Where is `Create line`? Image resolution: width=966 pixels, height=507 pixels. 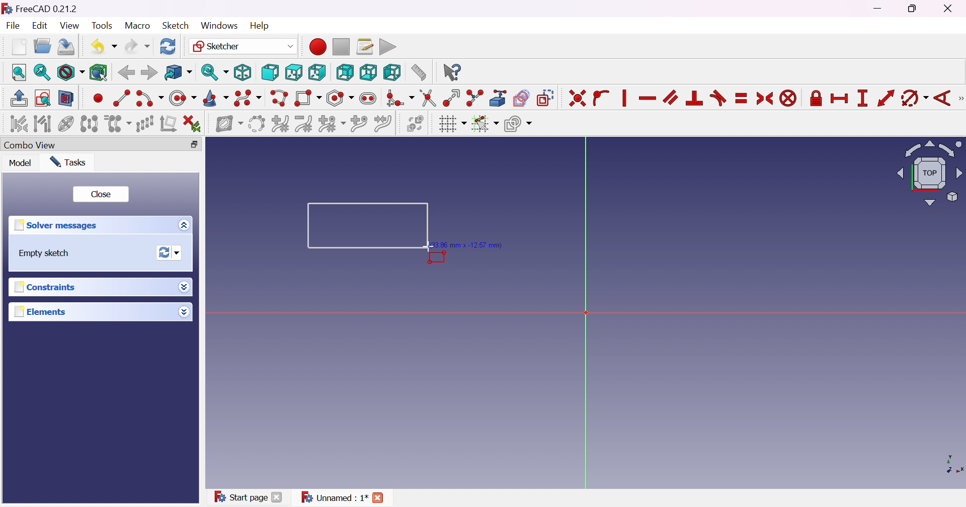 Create line is located at coordinates (121, 97).